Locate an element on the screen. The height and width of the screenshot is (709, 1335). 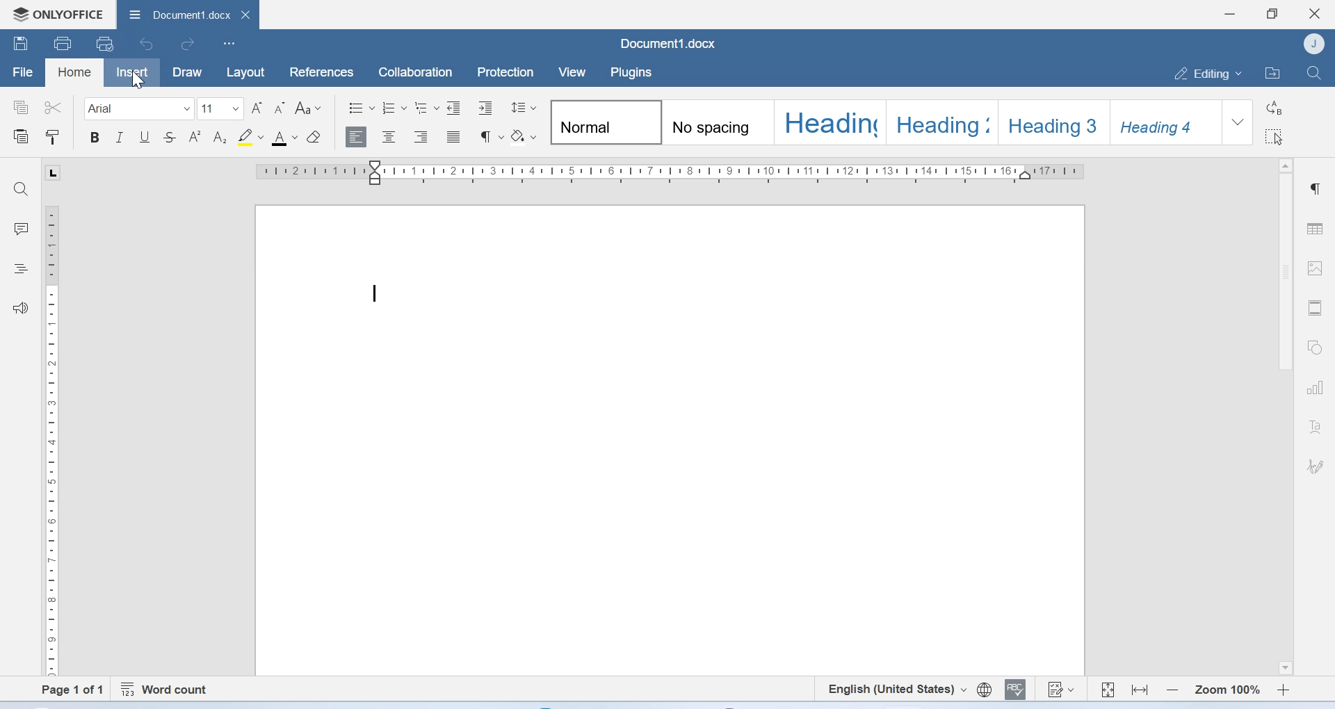
Page 1 of 1 is located at coordinates (65, 690).